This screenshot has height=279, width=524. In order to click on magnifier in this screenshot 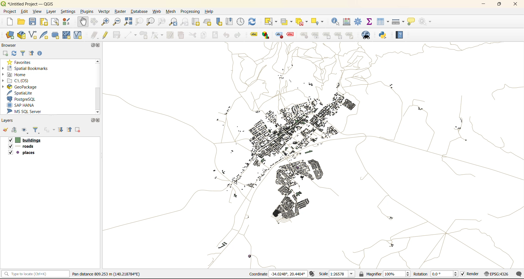, I will do `click(385, 274)`.